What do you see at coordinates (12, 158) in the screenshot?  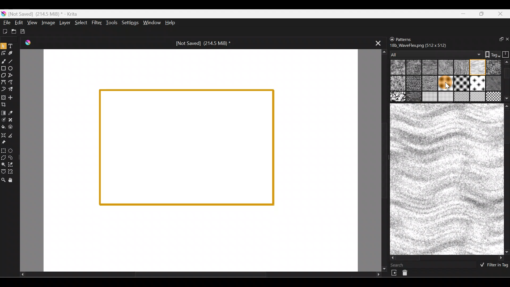 I see `Freehand selection tool` at bounding box center [12, 158].